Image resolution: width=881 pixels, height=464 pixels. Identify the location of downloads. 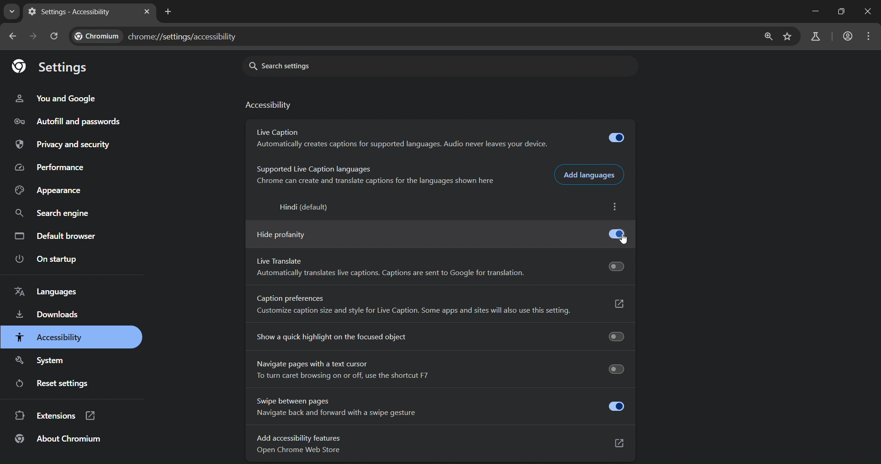
(50, 314).